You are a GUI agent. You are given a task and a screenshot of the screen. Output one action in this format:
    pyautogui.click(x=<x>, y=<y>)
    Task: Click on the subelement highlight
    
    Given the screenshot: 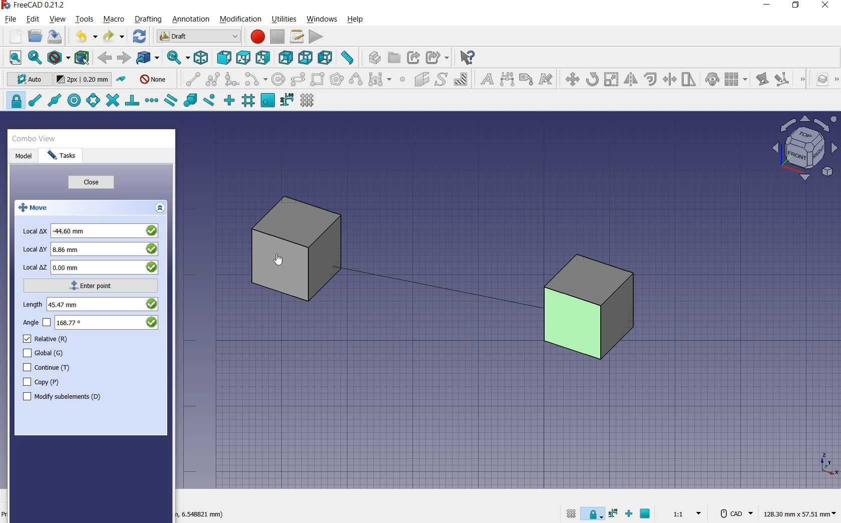 What is the action you would take?
    pyautogui.click(x=782, y=80)
    